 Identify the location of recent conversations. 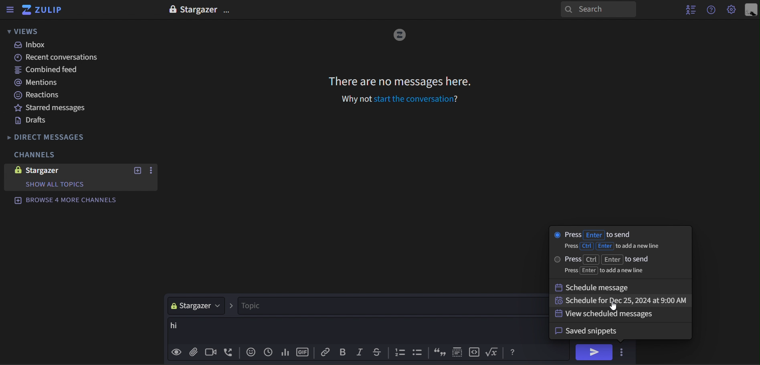
(59, 57).